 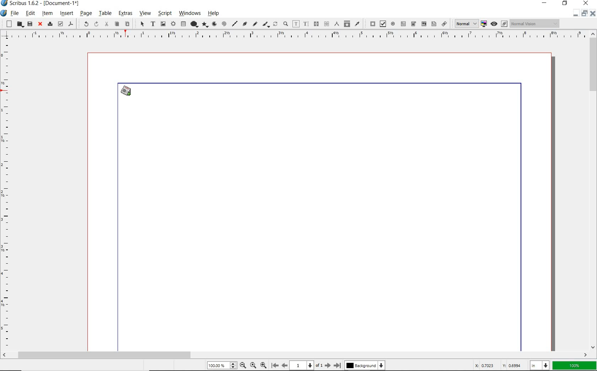 I want to click on eye dropper, so click(x=357, y=24).